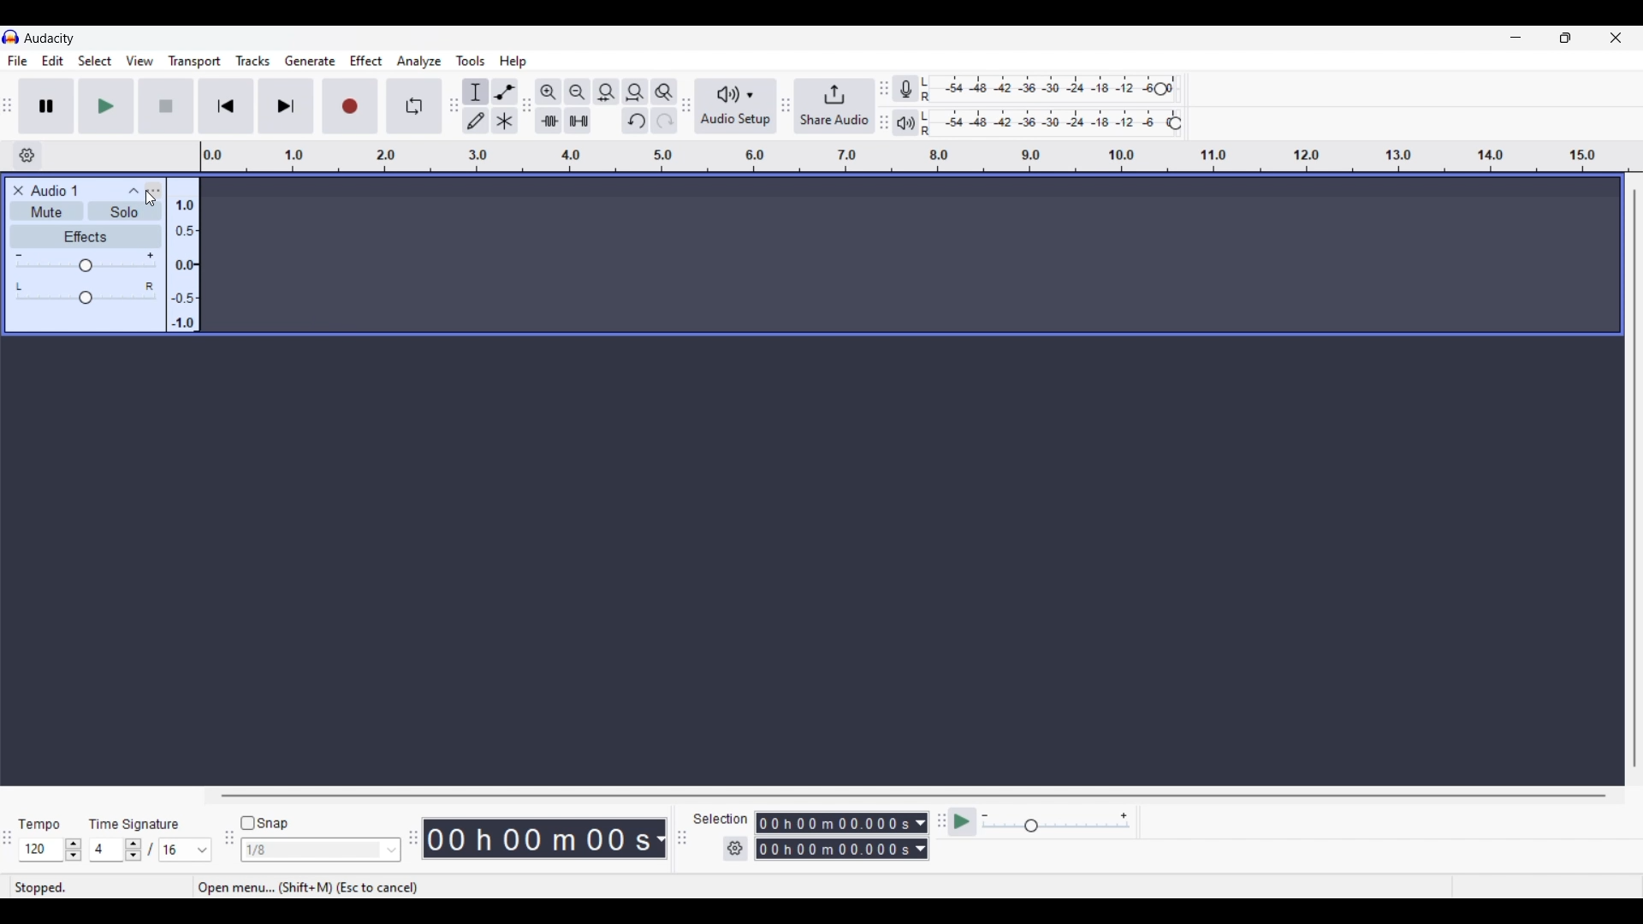  I want to click on Playback meter, so click(914, 122).